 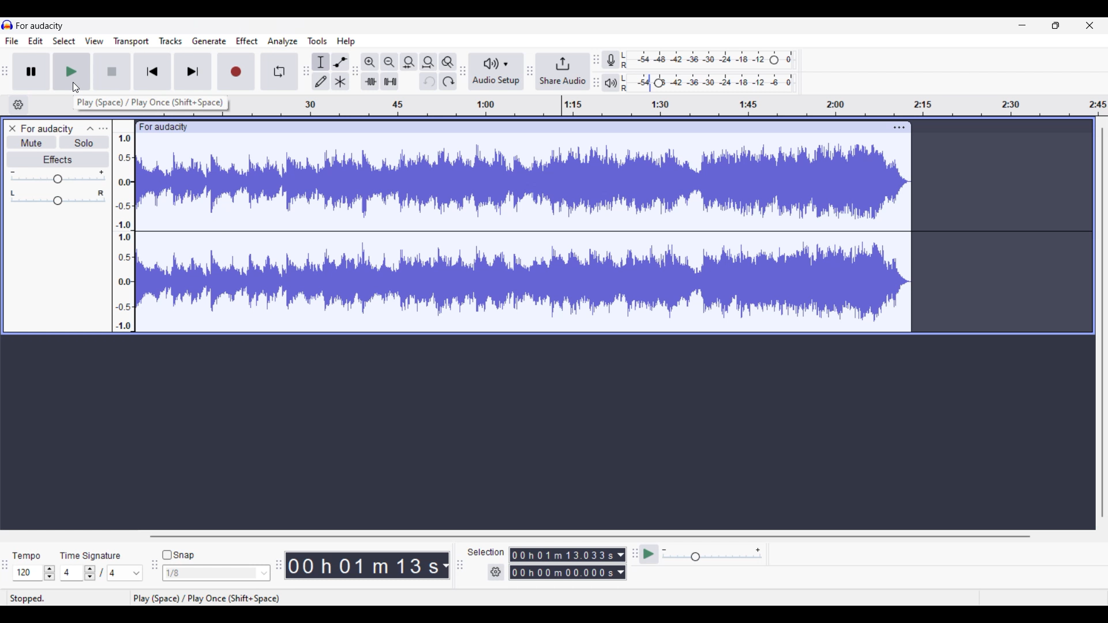 I want to click on Zoom out, so click(x=389, y=62).